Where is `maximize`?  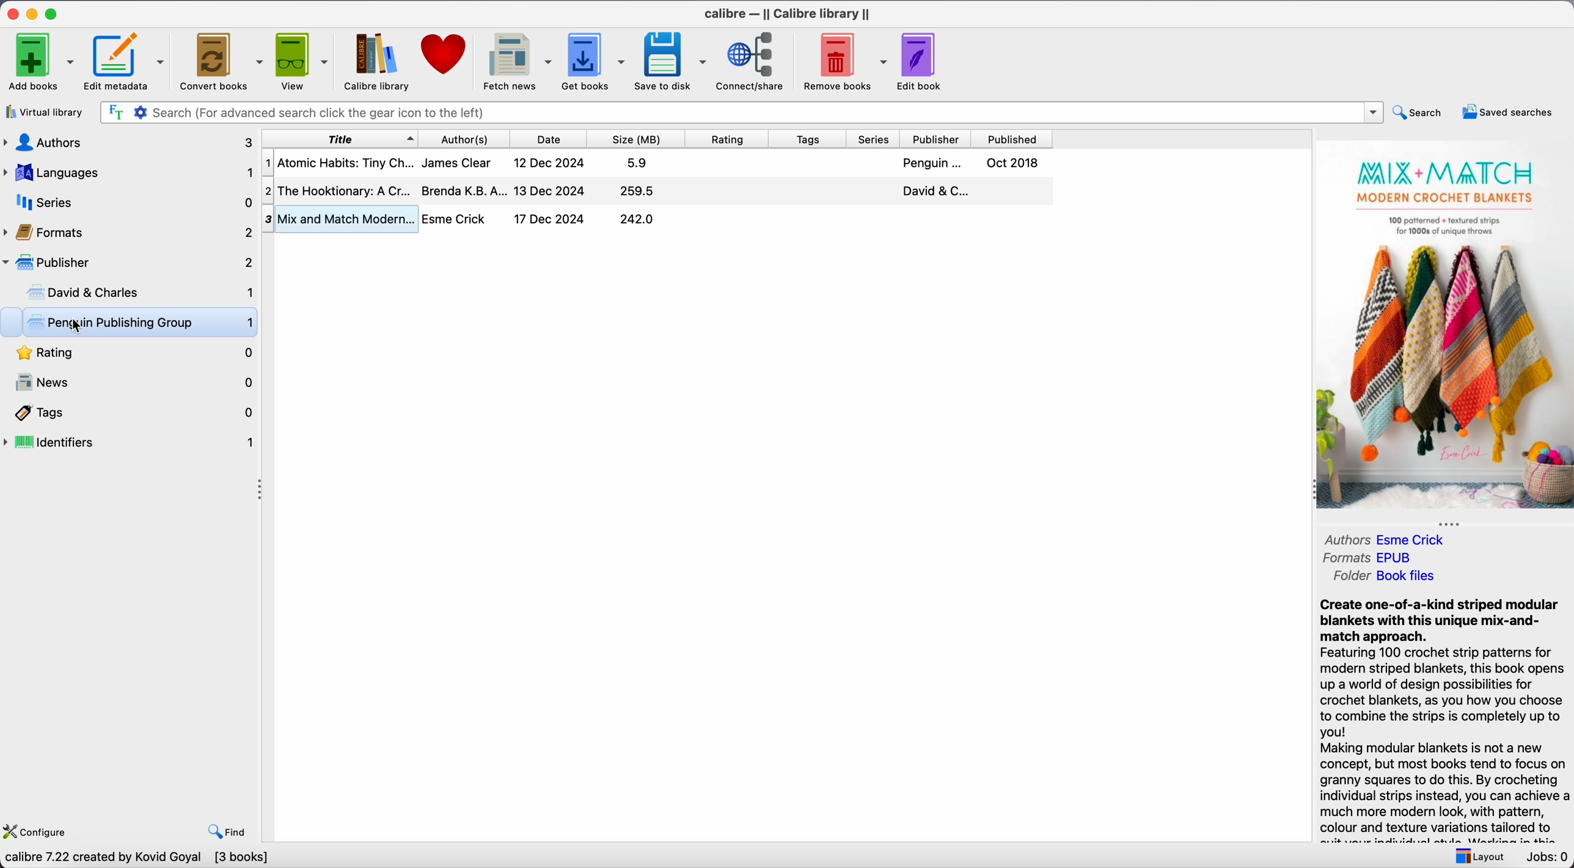
maximize is located at coordinates (54, 13).